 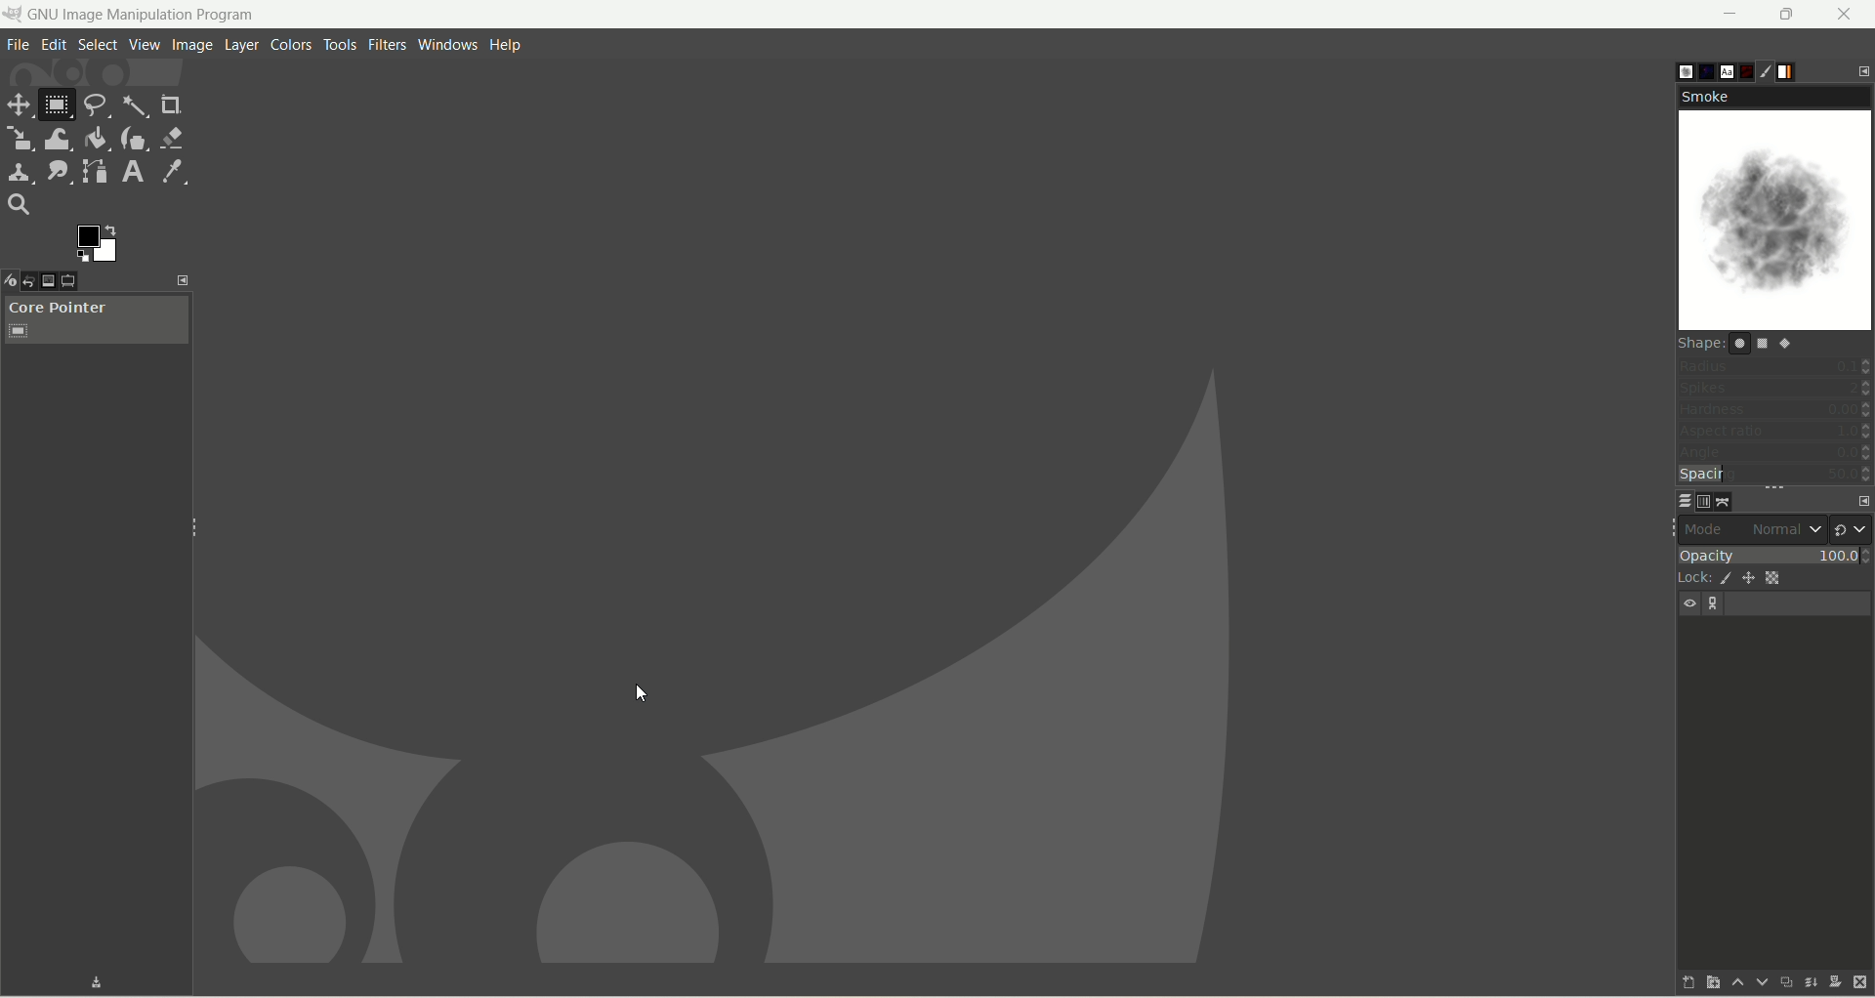 What do you see at coordinates (1715, 604) in the screenshot?
I see `link layer` at bounding box center [1715, 604].